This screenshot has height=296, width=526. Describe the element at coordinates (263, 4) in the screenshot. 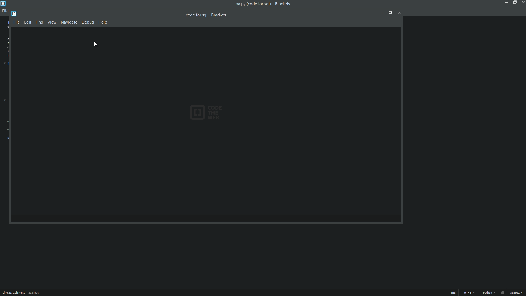

I see `File name` at that location.